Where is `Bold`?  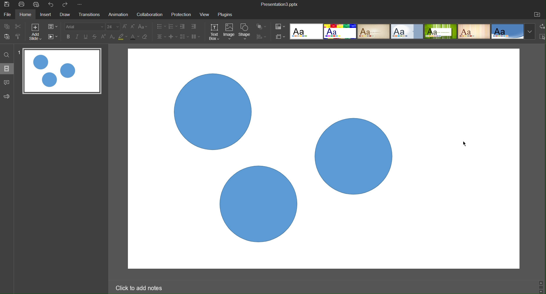 Bold is located at coordinates (69, 37).